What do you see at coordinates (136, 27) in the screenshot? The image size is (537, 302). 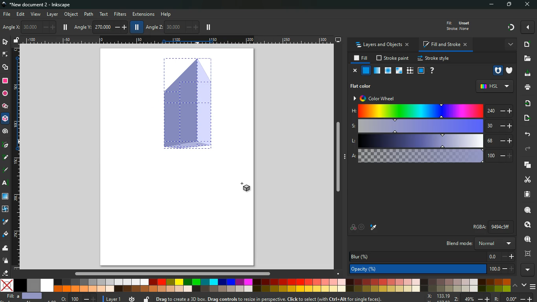 I see `pause` at bounding box center [136, 27].